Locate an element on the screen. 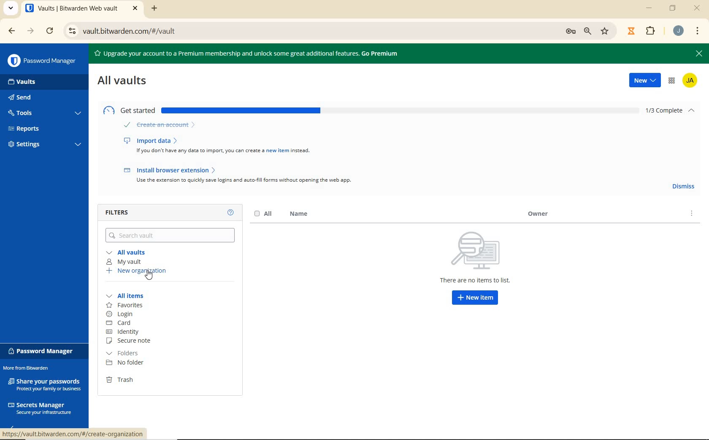  secure note is located at coordinates (132, 341).